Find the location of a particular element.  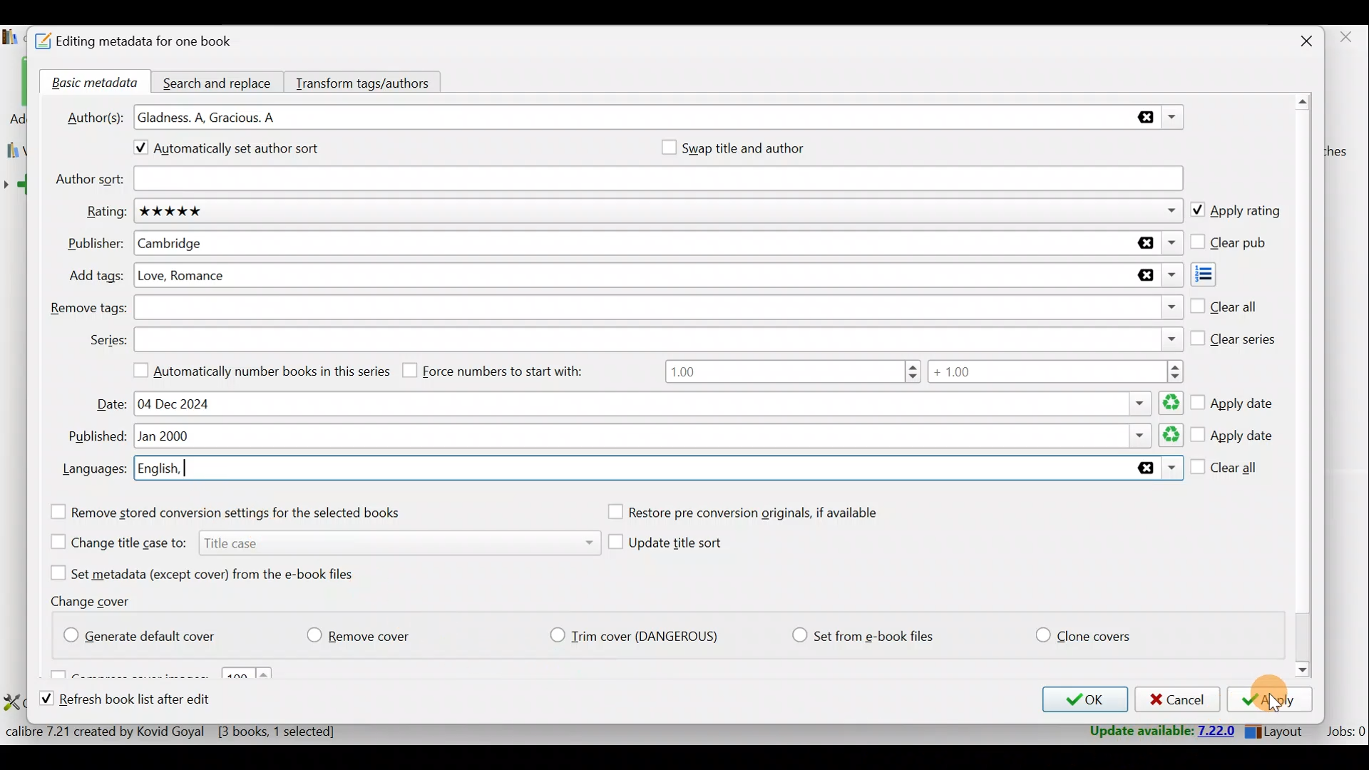

Date is located at coordinates (656, 404).